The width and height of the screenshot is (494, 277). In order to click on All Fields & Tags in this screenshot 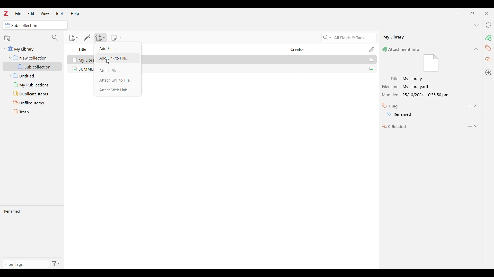, I will do `click(355, 38)`.